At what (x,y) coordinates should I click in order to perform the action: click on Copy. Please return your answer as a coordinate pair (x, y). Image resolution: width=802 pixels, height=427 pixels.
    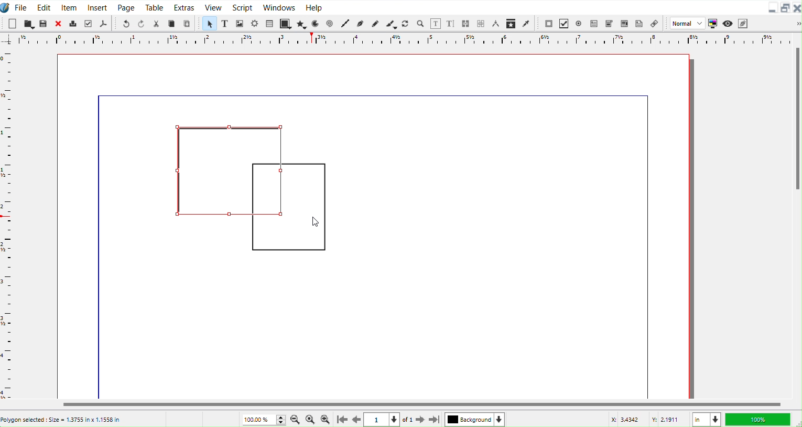
    Looking at the image, I should click on (172, 23).